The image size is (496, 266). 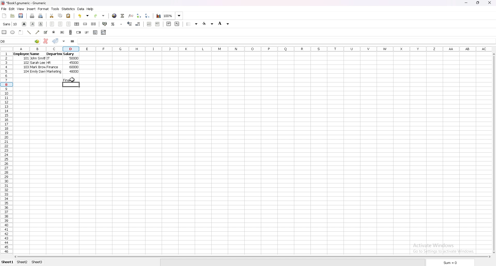 What do you see at coordinates (123, 16) in the screenshot?
I see `summation` at bounding box center [123, 16].